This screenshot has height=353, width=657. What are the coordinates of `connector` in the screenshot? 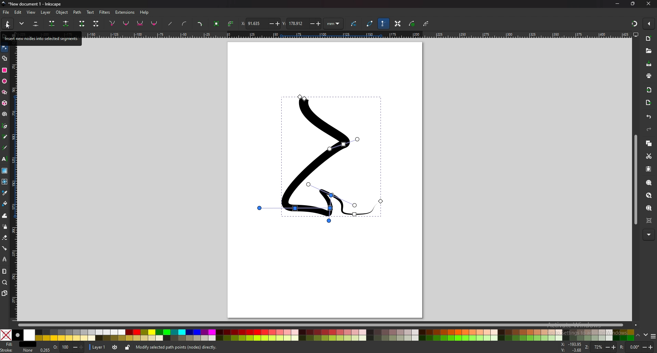 It's located at (4, 249).